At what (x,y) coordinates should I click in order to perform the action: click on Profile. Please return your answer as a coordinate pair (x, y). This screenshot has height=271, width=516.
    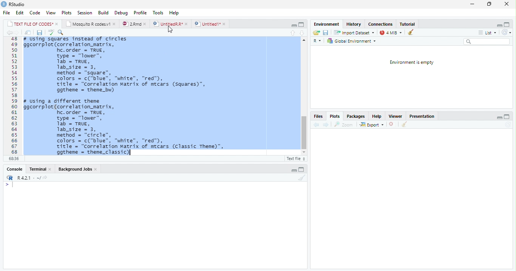
    Looking at the image, I should click on (140, 12).